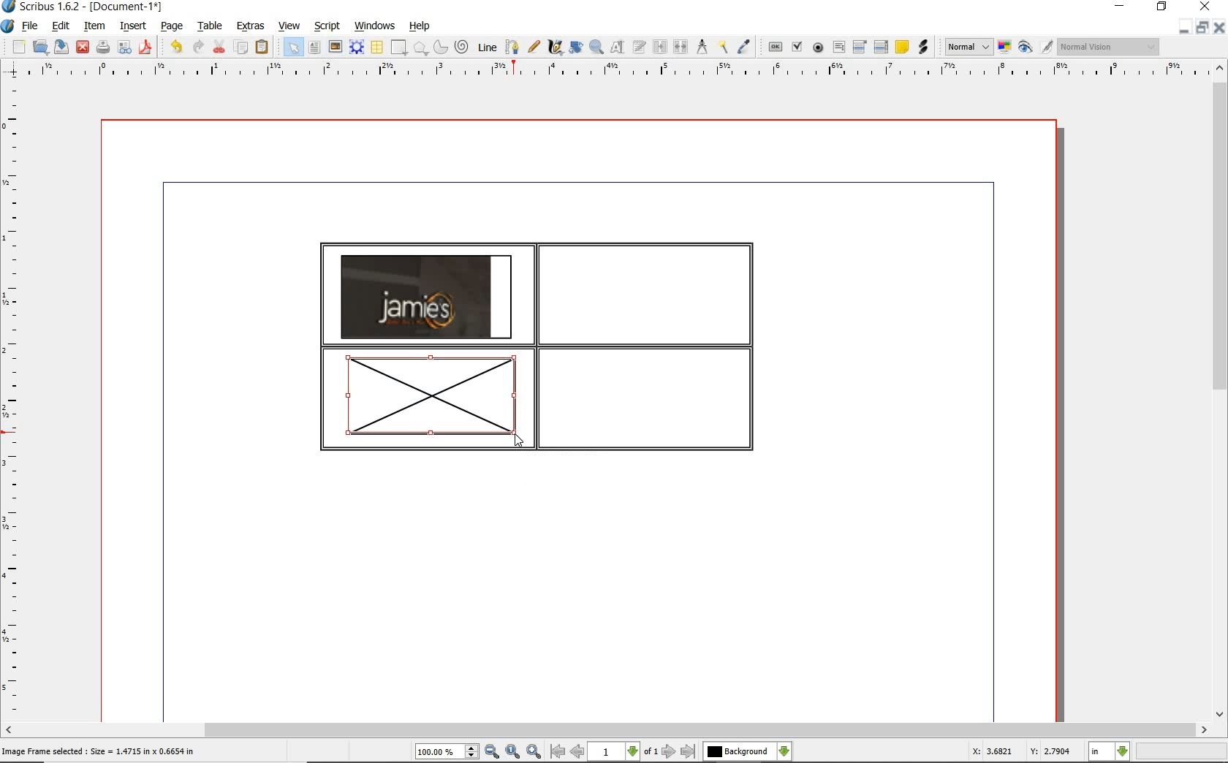 Image resolution: width=1228 pixels, height=763 pixels. Describe the element at coordinates (374, 26) in the screenshot. I see `windows` at that location.